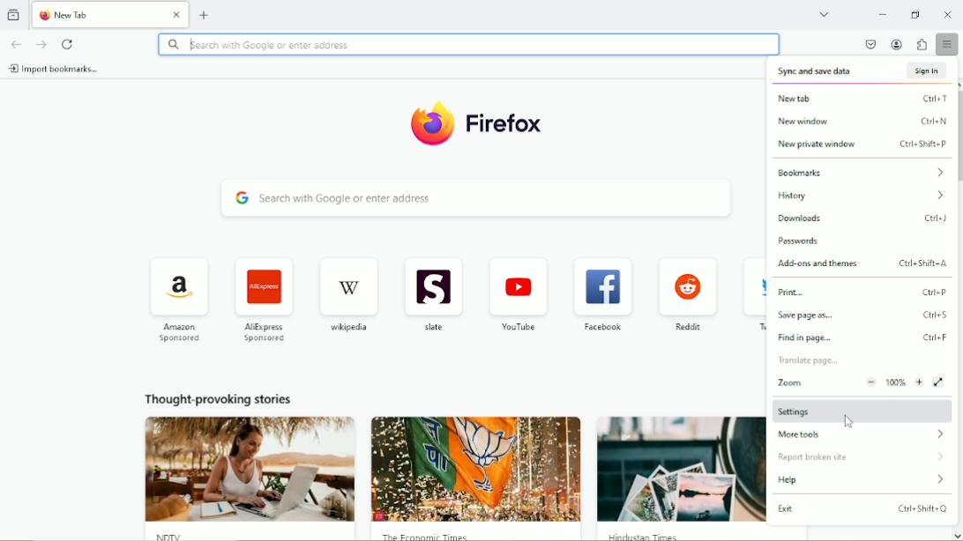 The width and height of the screenshot is (963, 541). Describe the element at coordinates (896, 44) in the screenshot. I see `account` at that location.